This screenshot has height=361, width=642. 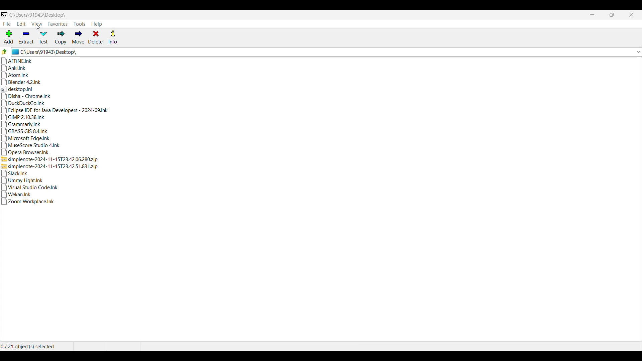 What do you see at coordinates (28, 152) in the screenshot?
I see `Opera Browser.Ink` at bounding box center [28, 152].